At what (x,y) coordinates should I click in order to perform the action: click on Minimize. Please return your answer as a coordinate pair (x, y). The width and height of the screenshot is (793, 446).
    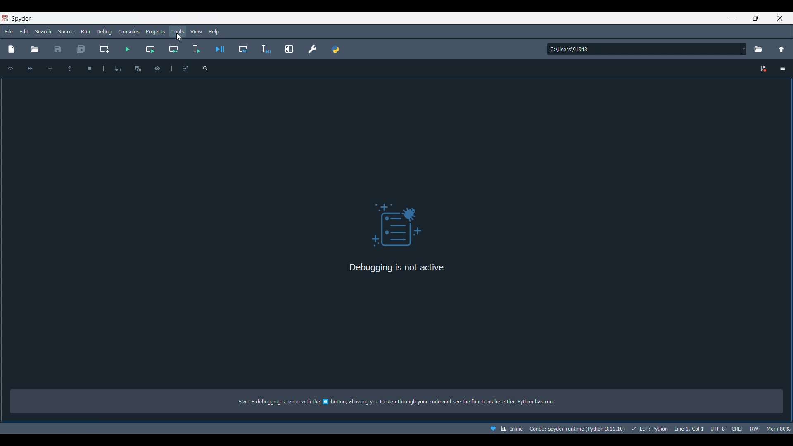
    Looking at the image, I should click on (732, 18).